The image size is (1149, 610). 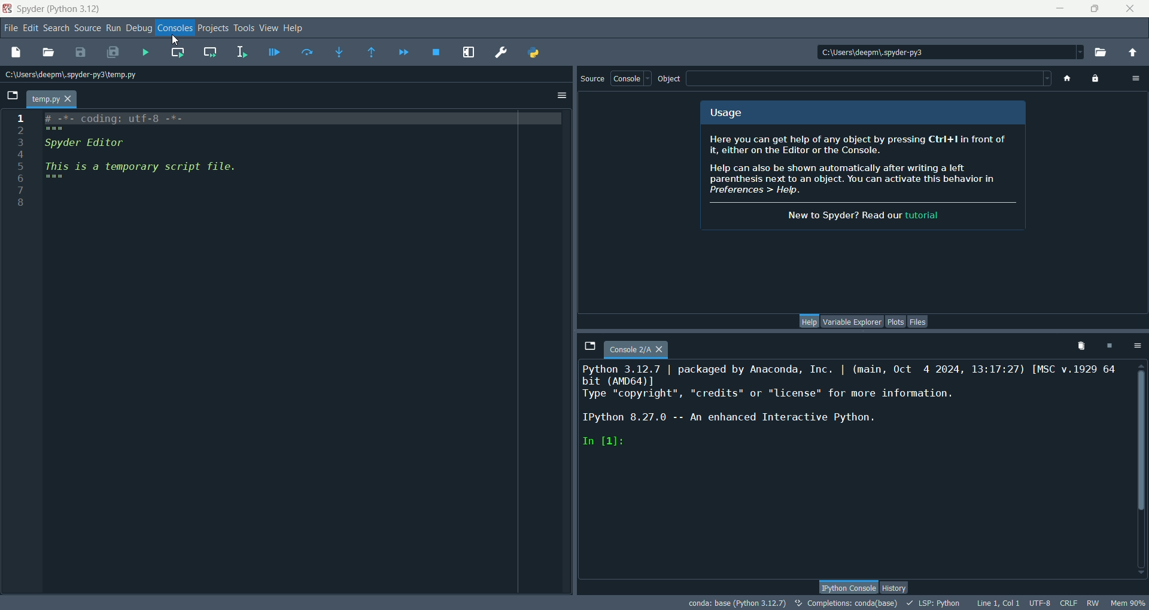 What do you see at coordinates (60, 10) in the screenshot?
I see `spyder` at bounding box center [60, 10].